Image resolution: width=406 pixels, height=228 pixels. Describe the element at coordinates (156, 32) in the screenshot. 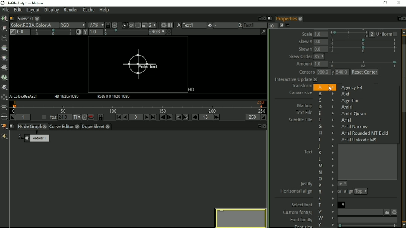

I see `sRGB` at that location.